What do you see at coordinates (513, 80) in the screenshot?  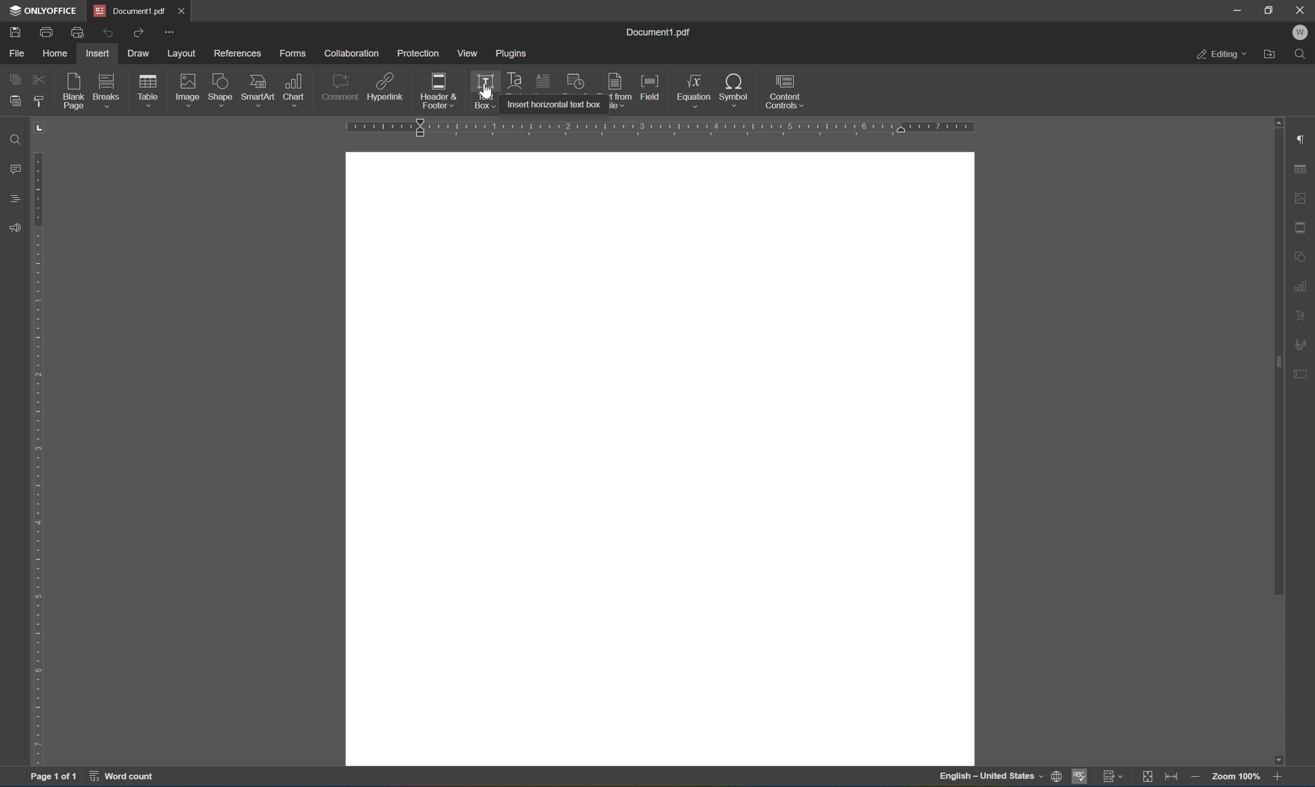 I see `text art` at bounding box center [513, 80].